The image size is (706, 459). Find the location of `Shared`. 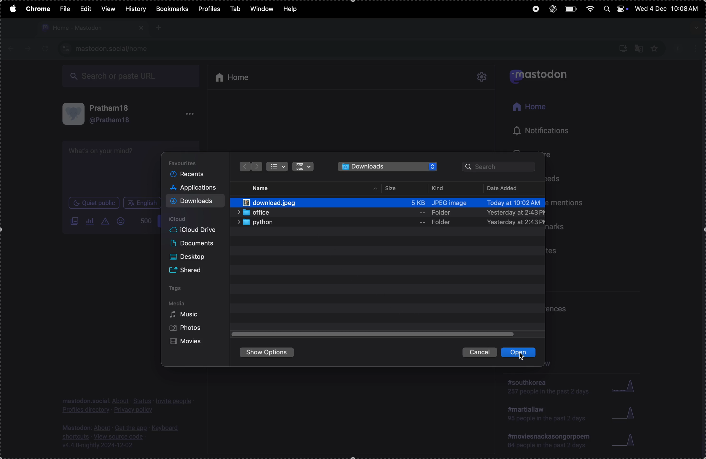

Shared is located at coordinates (190, 269).